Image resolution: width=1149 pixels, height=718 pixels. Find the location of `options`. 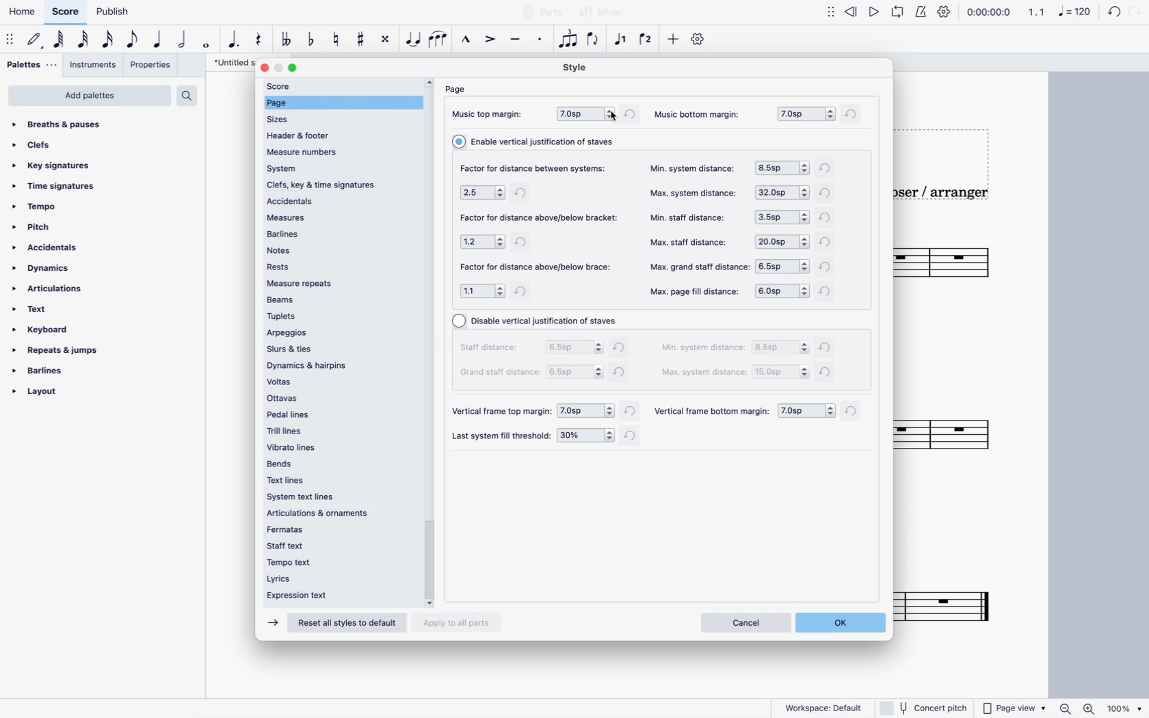

options is located at coordinates (574, 372).